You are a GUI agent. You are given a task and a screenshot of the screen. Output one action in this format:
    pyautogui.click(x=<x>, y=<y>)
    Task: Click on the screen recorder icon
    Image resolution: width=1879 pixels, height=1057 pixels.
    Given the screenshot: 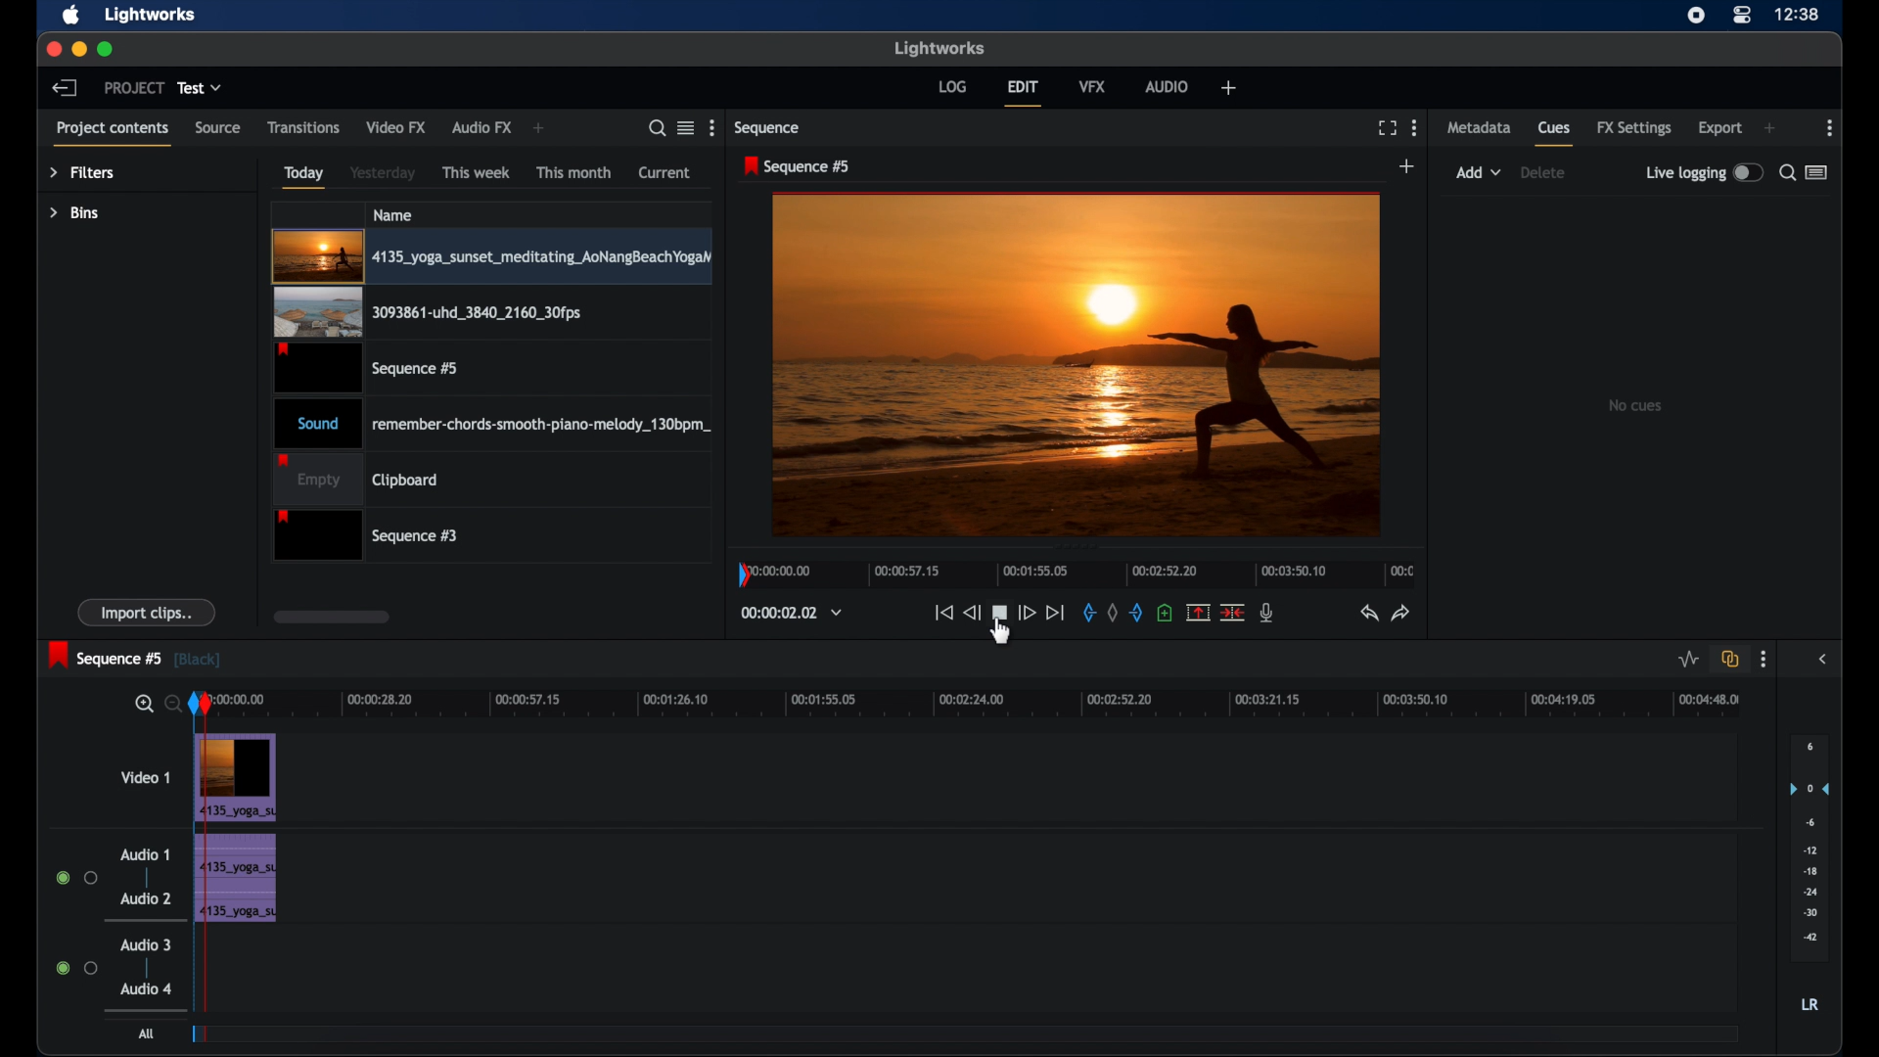 What is the action you would take?
    pyautogui.click(x=1695, y=16)
    